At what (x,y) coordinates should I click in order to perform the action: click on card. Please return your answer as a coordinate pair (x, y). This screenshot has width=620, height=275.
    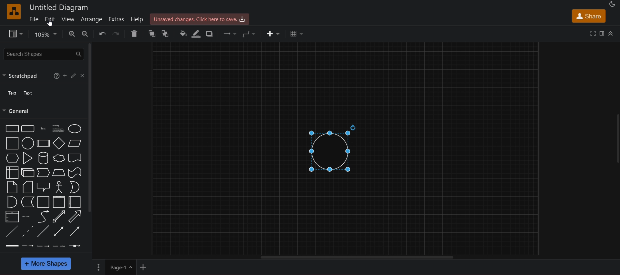
    Looking at the image, I should click on (26, 187).